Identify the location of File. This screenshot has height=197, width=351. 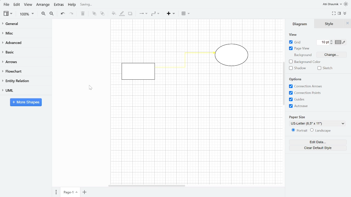
(6, 5).